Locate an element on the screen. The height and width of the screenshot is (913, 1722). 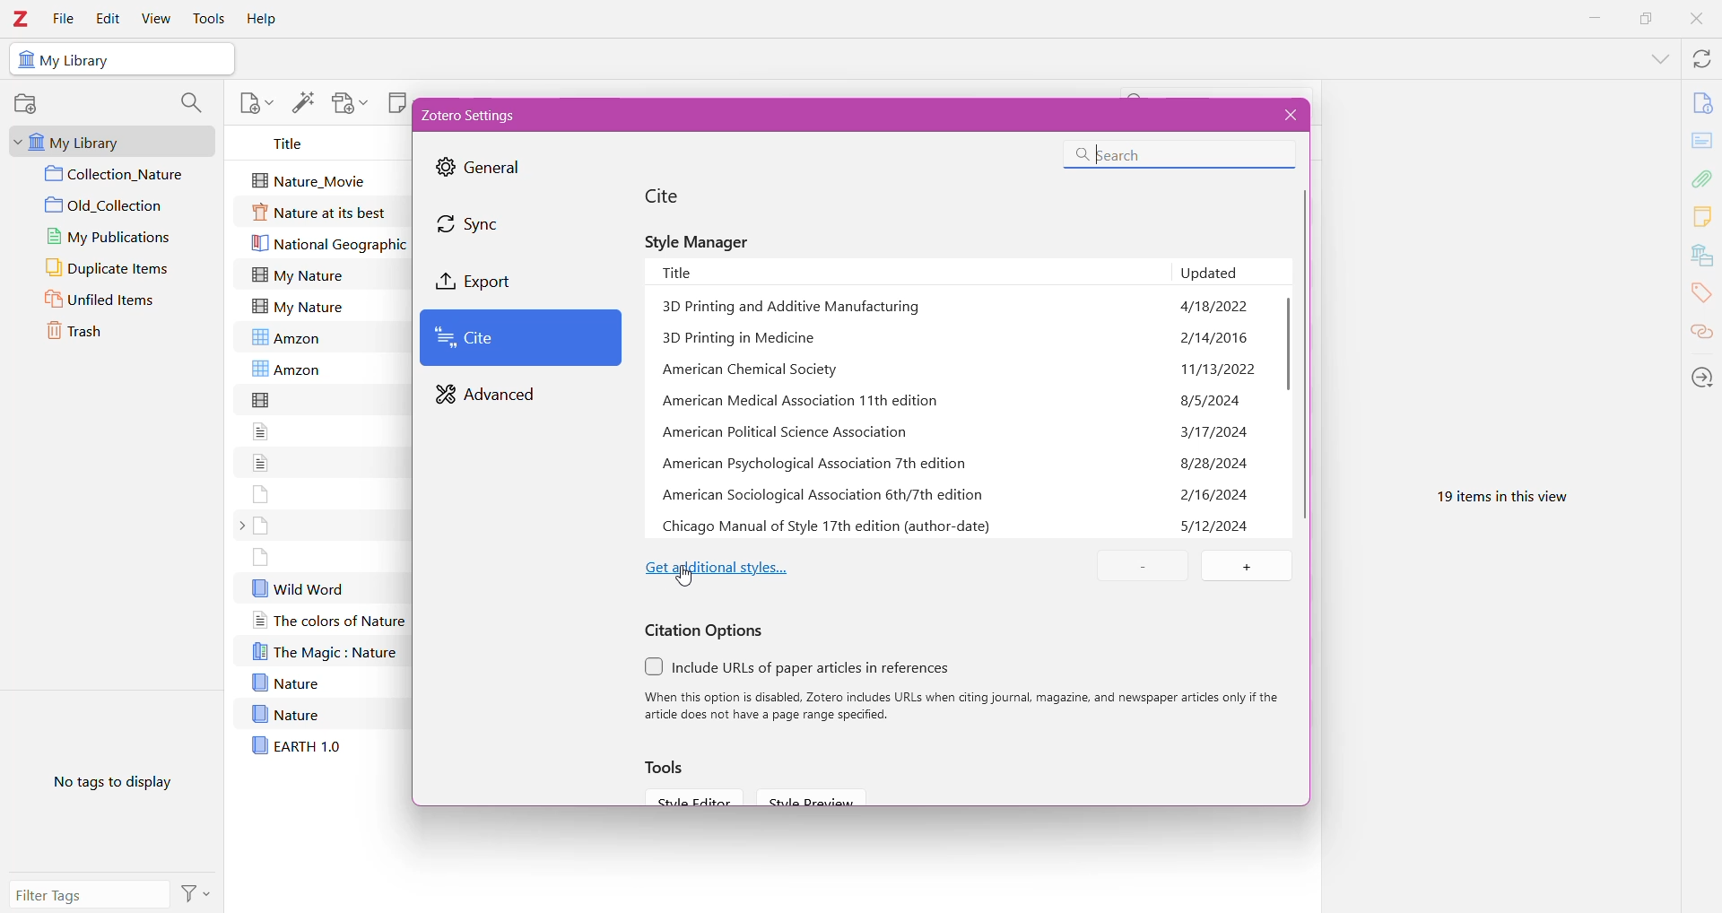
My Library is located at coordinates (81, 61).